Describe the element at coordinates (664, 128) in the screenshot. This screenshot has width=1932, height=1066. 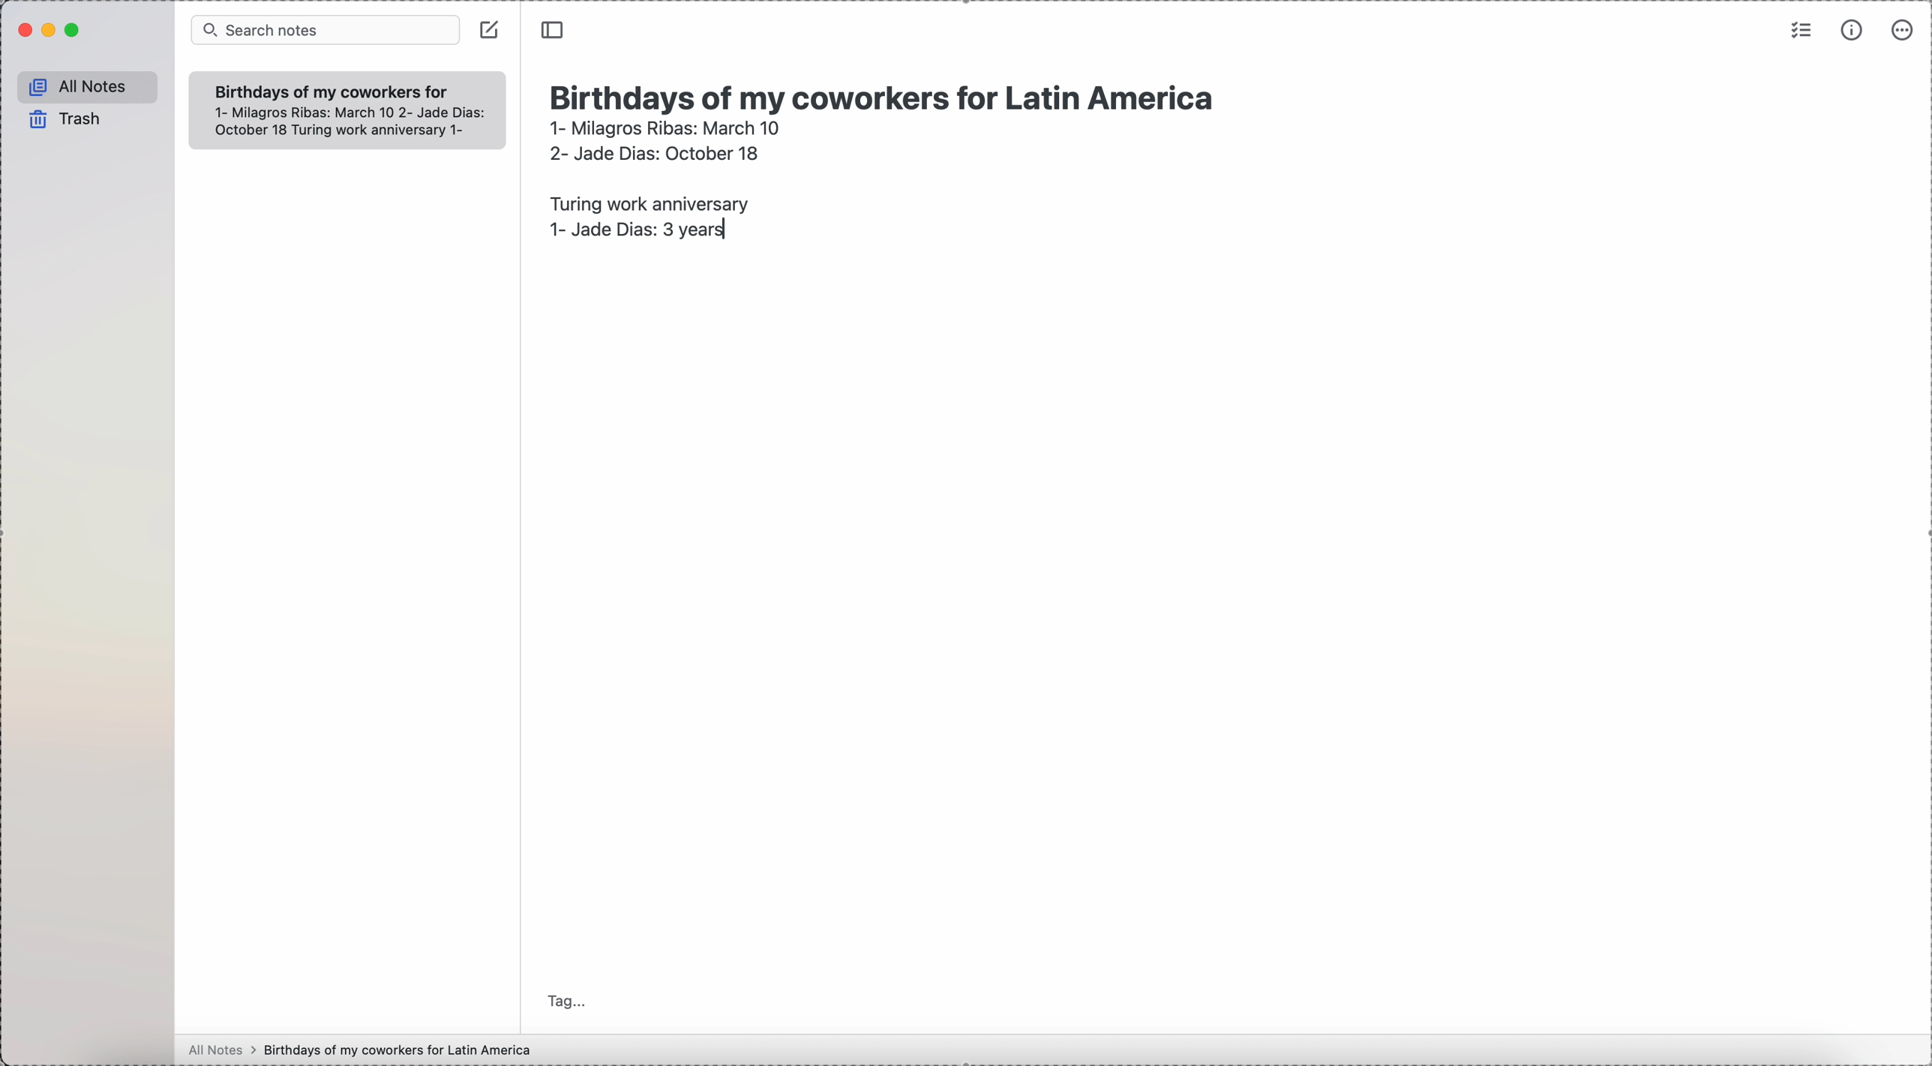
I see `1- Milagros` at that location.